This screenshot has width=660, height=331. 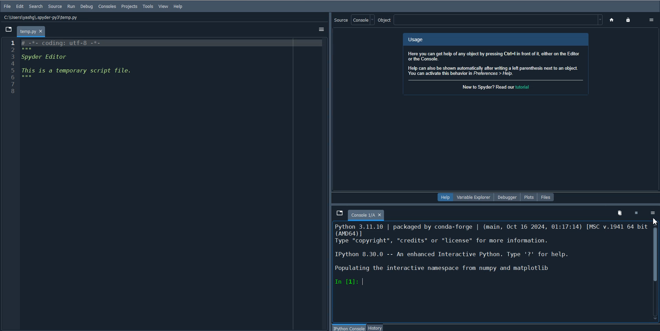 What do you see at coordinates (613, 20) in the screenshot?
I see `Home` at bounding box center [613, 20].